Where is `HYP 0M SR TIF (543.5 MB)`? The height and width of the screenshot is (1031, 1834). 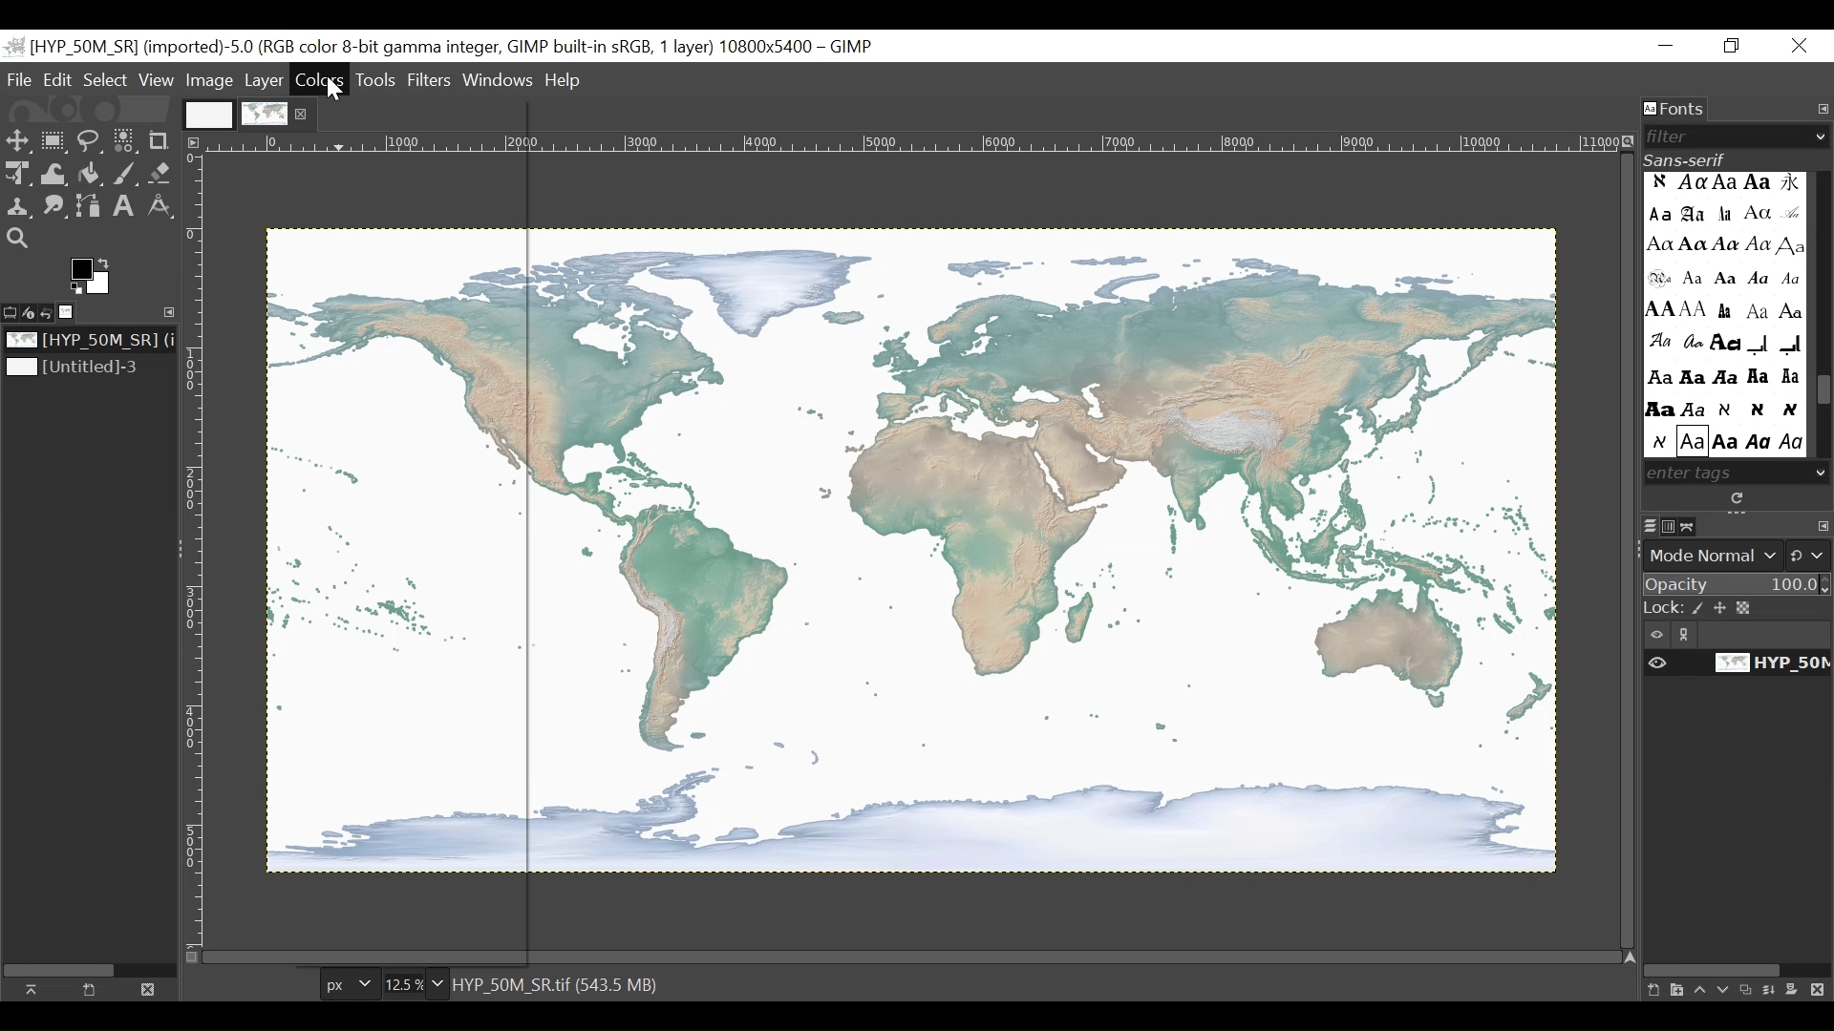
HYP 0M SR TIF (543.5 MB) is located at coordinates (560, 983).